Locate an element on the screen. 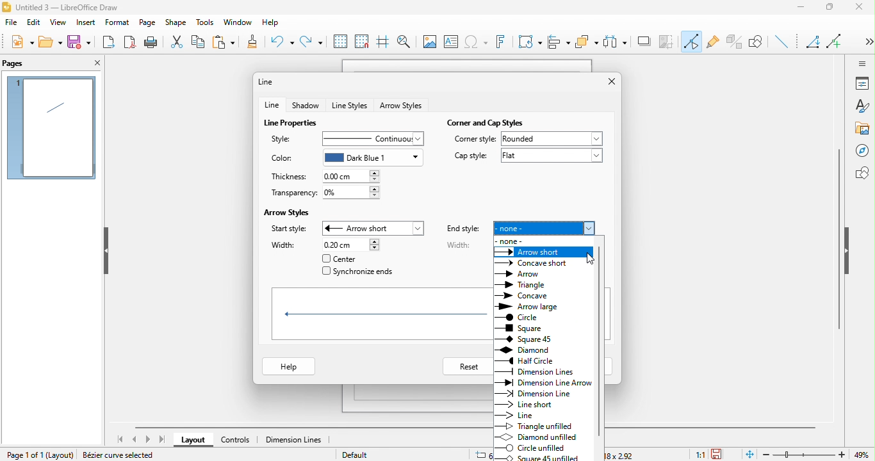 The width and height of the screenshot is (875, 461). start style is located at coordinates (288, 229).